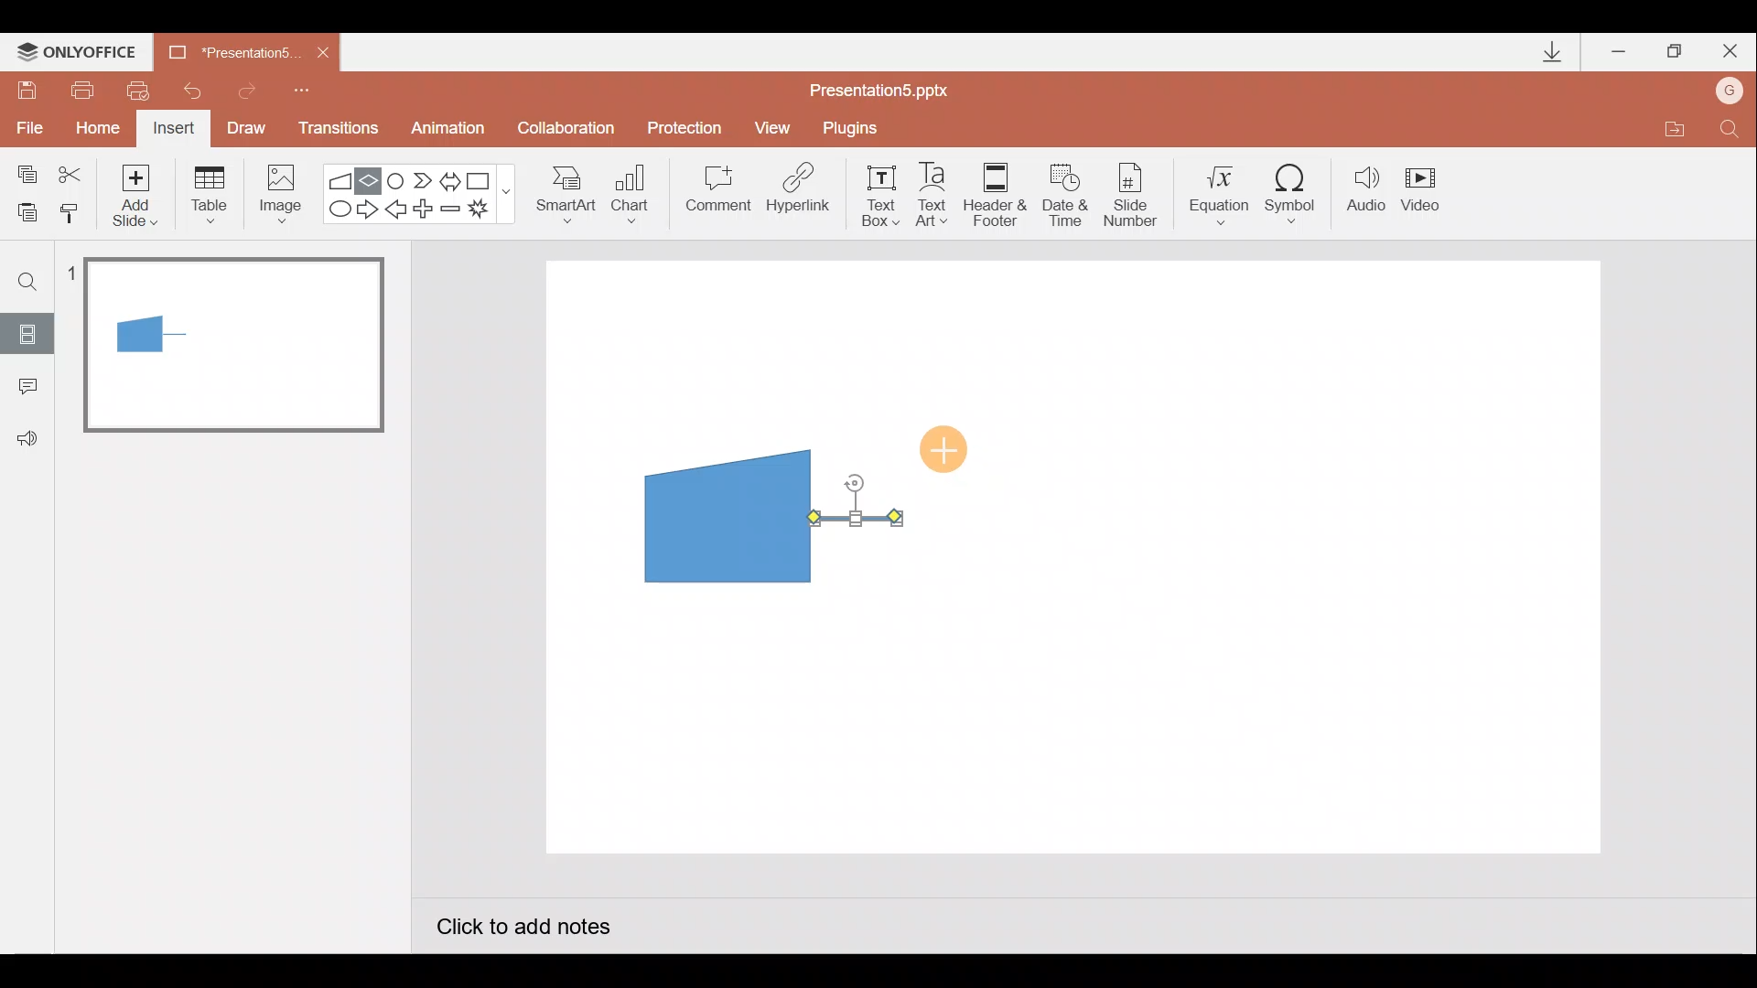 The width and height of the screenshot is (1757, 988). I want to click on Protection, so click(690, 127).